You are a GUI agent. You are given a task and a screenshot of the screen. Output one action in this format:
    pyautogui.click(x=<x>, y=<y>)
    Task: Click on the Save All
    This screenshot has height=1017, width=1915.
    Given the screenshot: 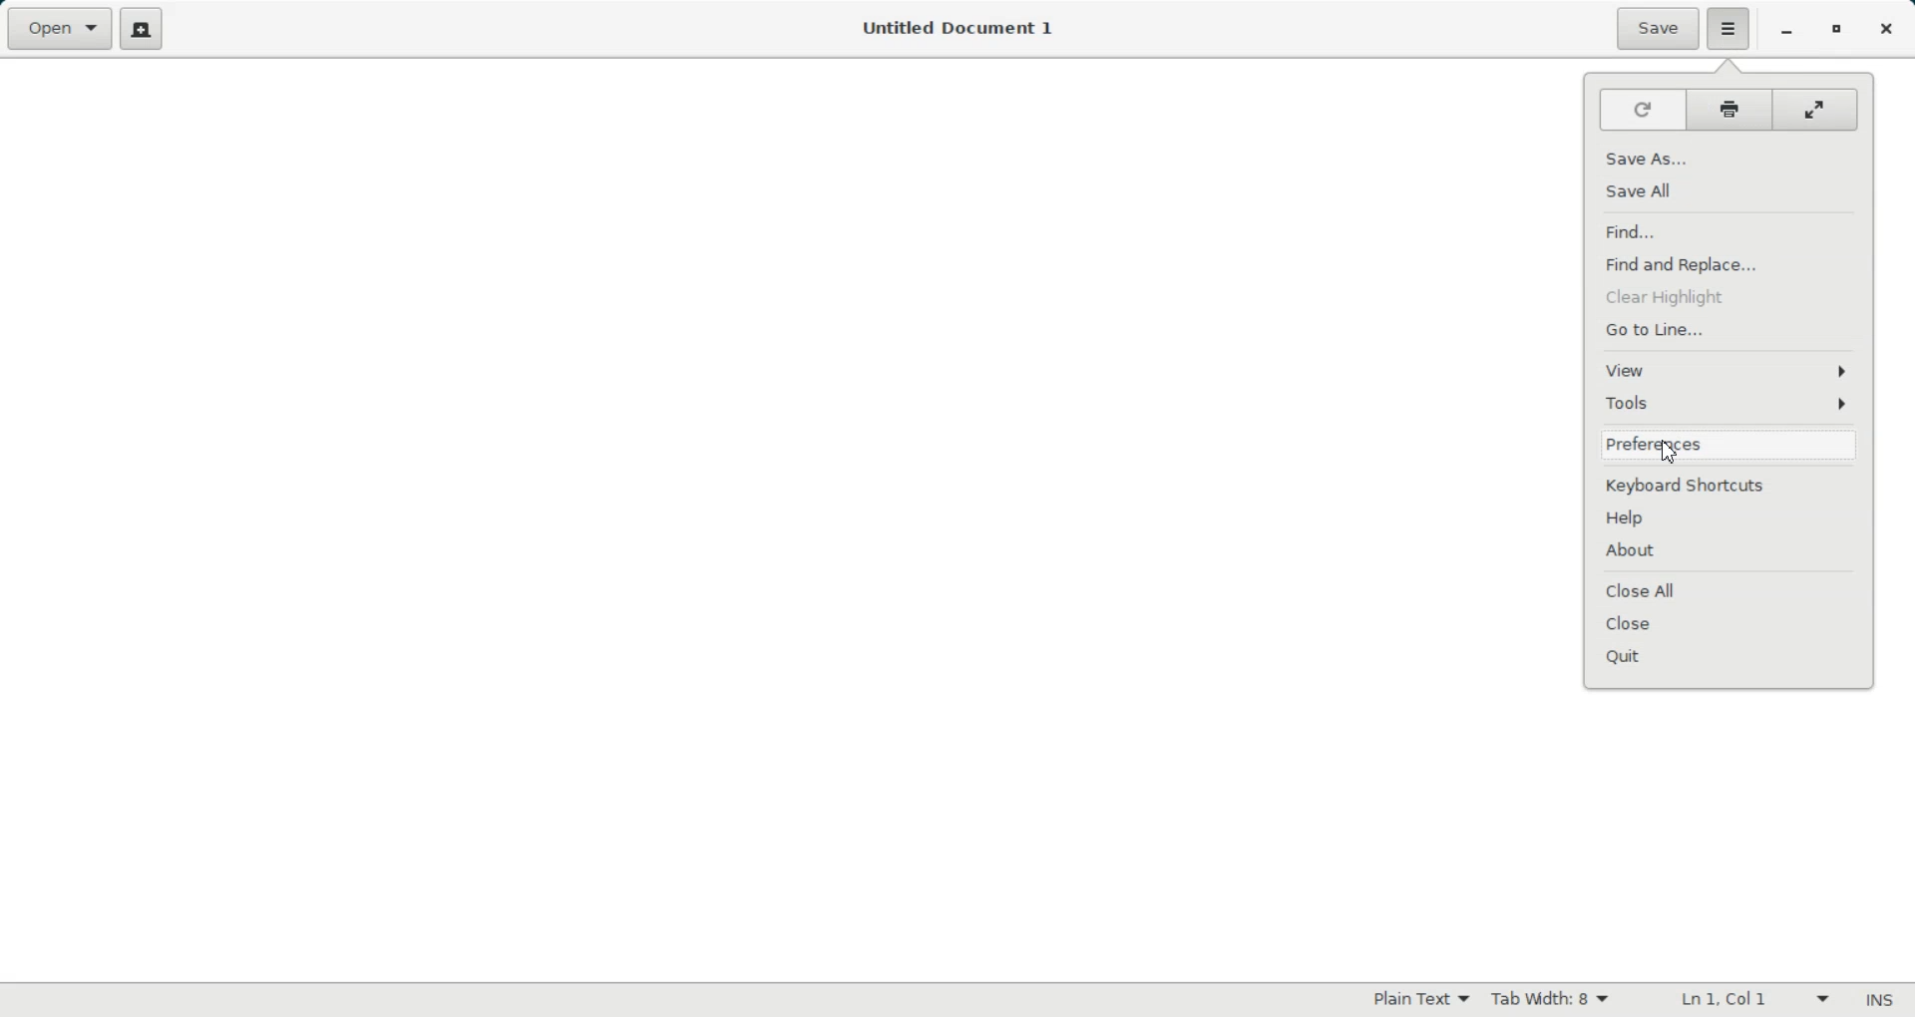 What is the action you would take?
    pyautogui.click(x=1729, y=190)
    